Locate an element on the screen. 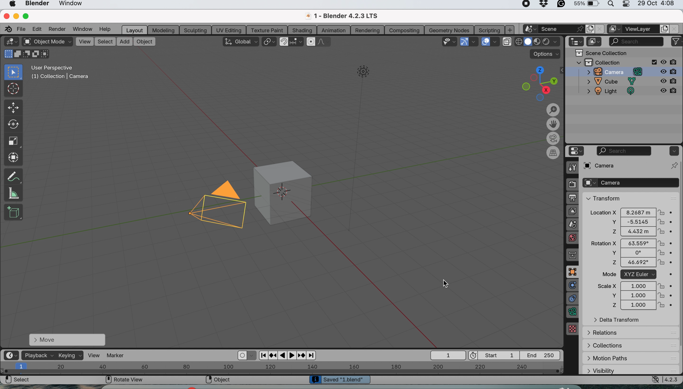 This screenshot has width=683, height=389. spotlight search is located at coordinates (610, 5).